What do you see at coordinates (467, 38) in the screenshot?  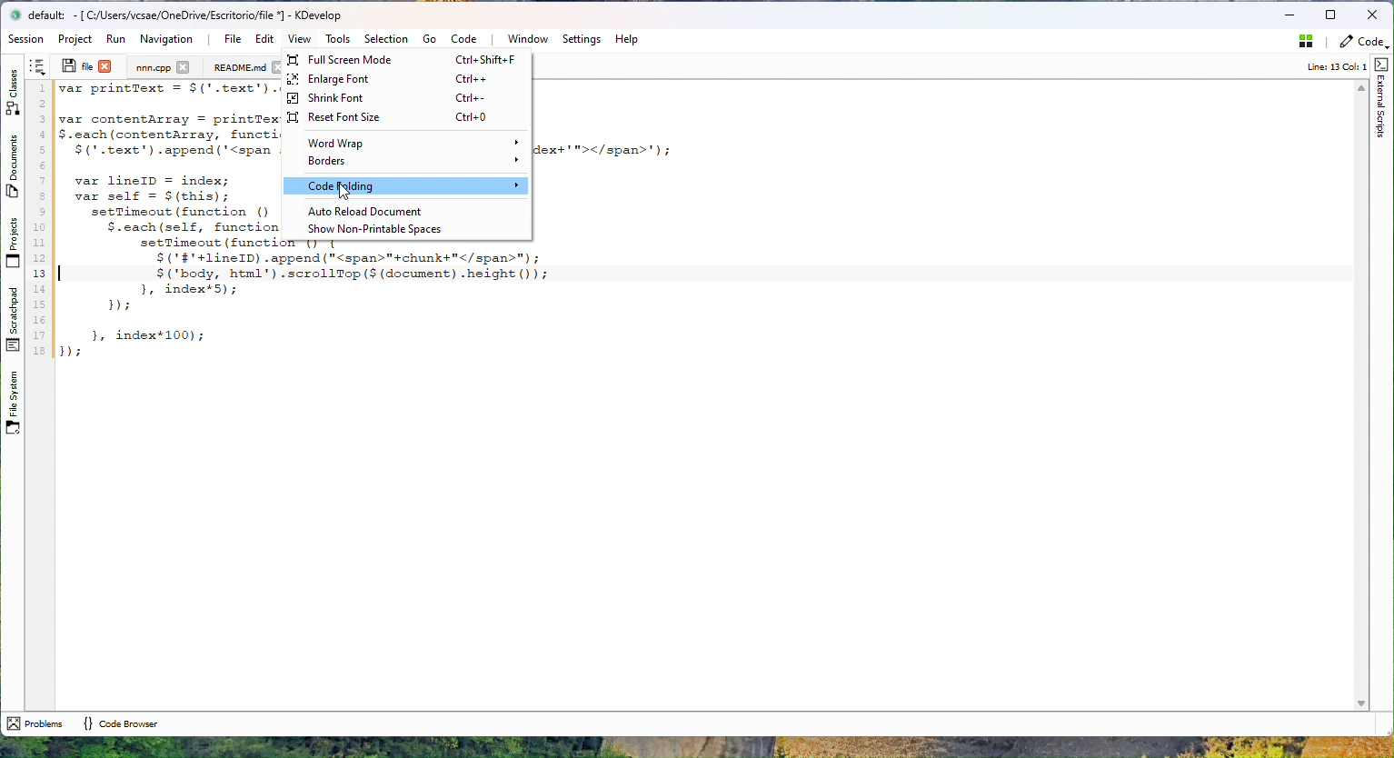 I see `Code` at bounding box center [467, 38].